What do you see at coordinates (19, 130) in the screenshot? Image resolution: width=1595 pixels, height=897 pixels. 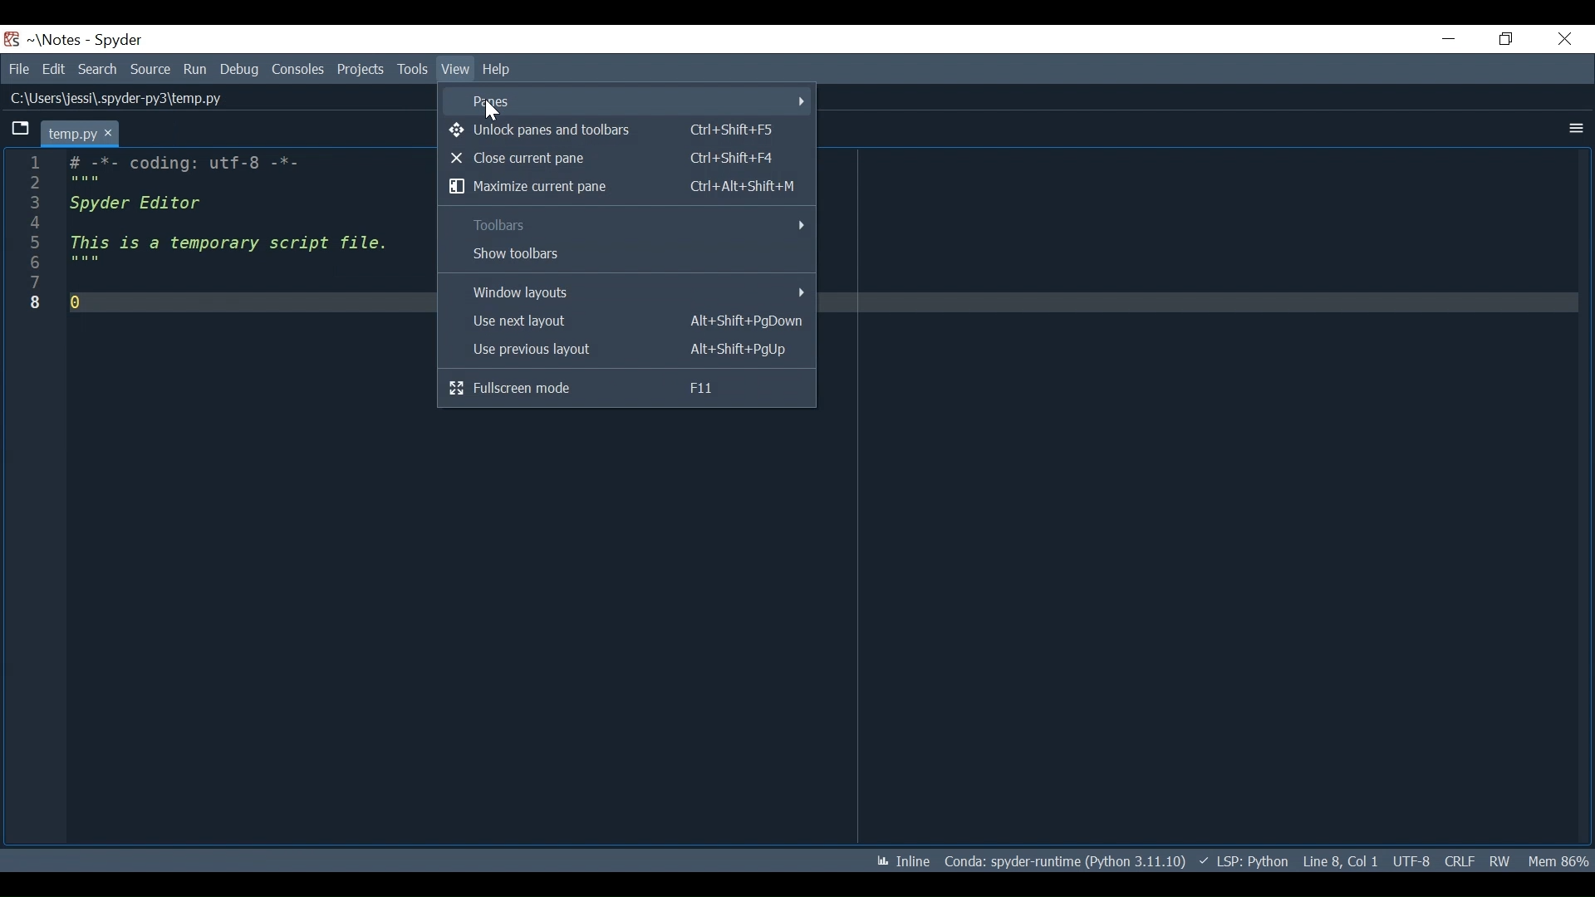 I see `Browse tab` at bounding box center [19, 130].